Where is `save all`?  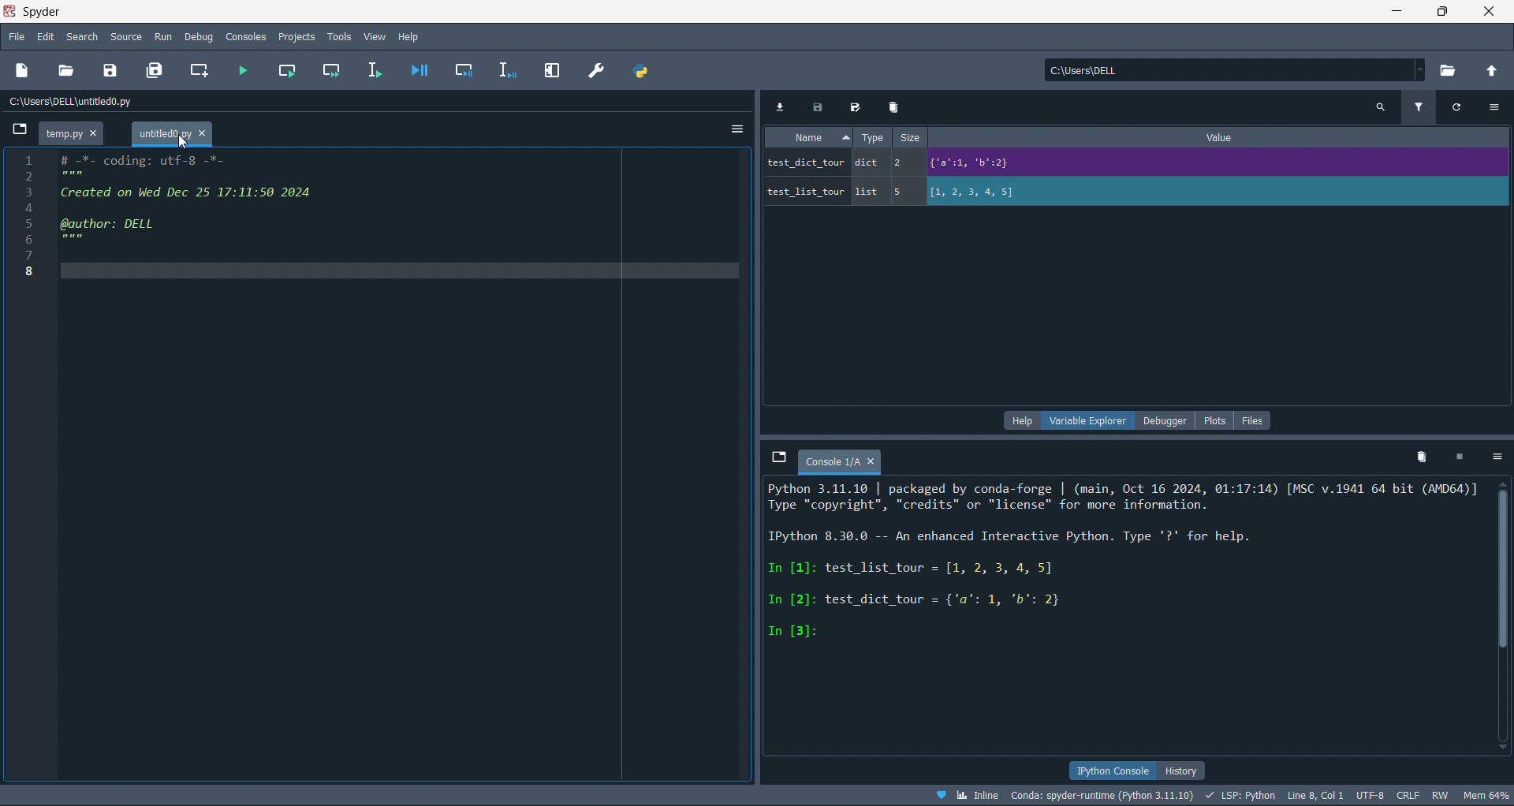 save all is located at coordinates (158, 69).